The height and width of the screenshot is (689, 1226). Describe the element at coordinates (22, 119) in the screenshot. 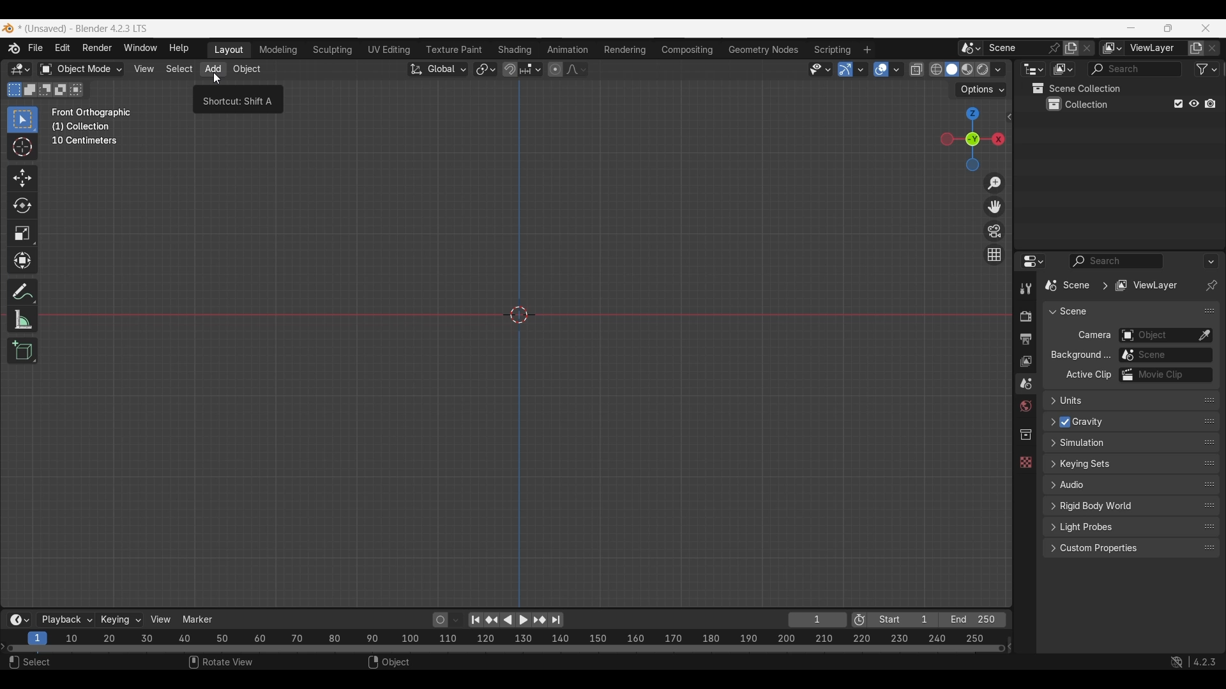

I see `Select box` at that location.